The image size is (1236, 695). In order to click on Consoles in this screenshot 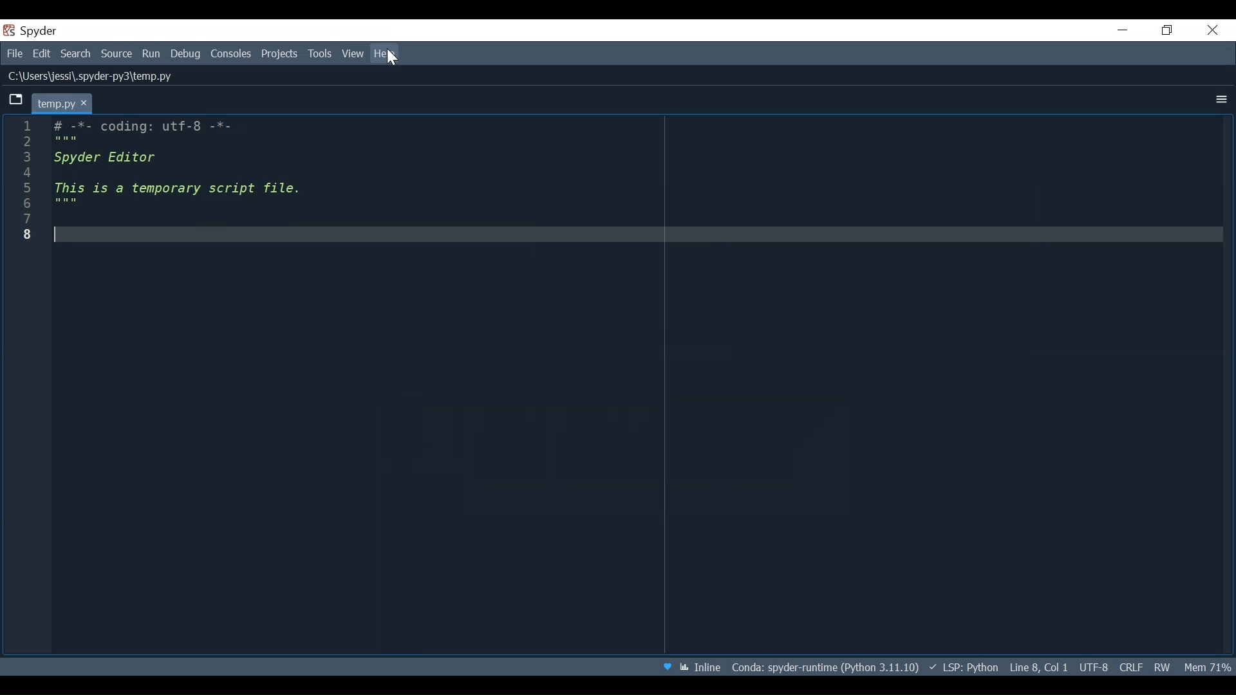, I will do `click(232, 55)`.